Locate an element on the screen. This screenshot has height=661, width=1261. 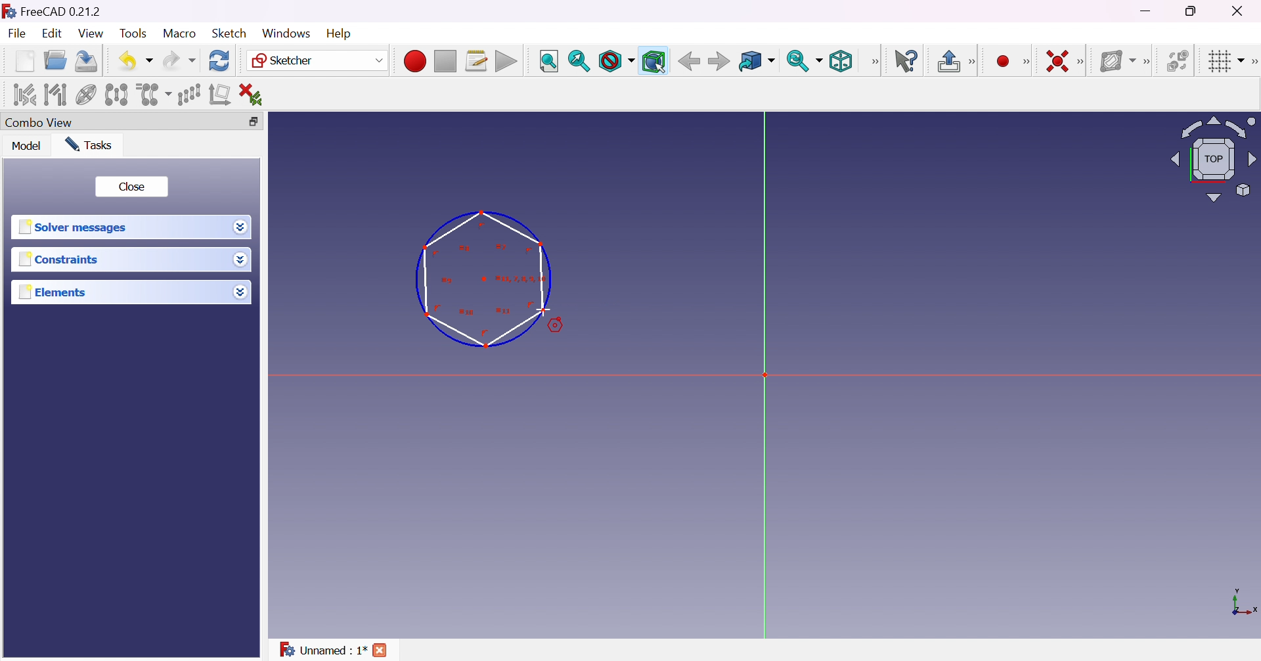
Clone is located at coordinates (152, 93).